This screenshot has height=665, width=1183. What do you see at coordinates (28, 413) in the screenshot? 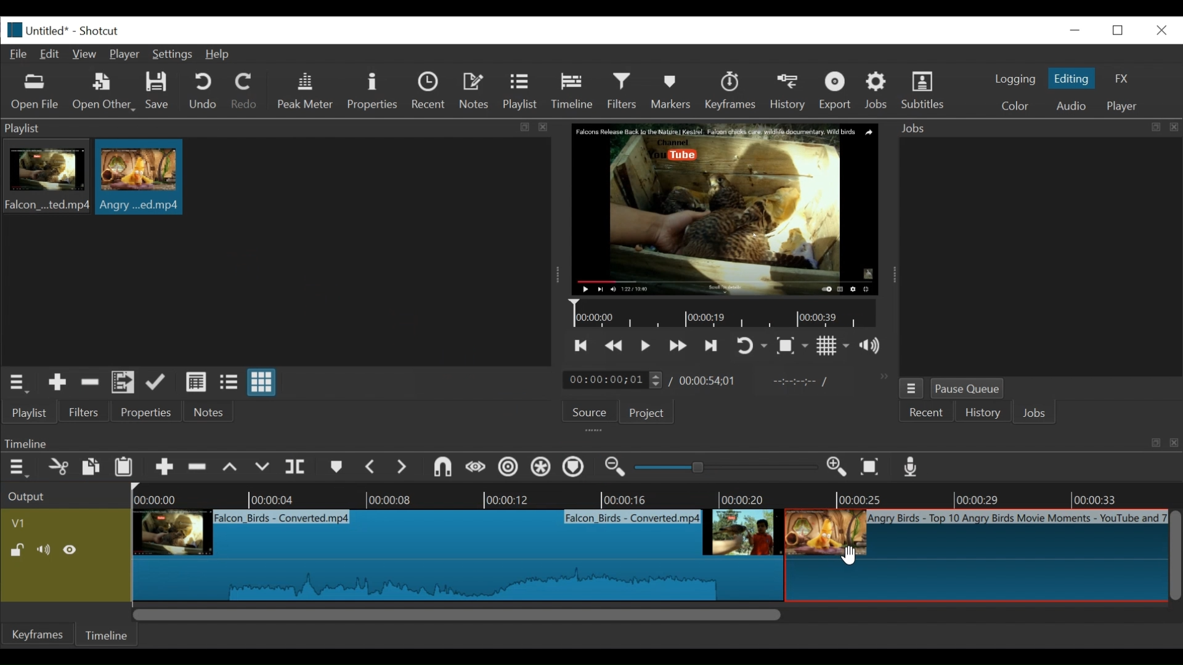
I see `playlist` at bounding box center [28, 413].